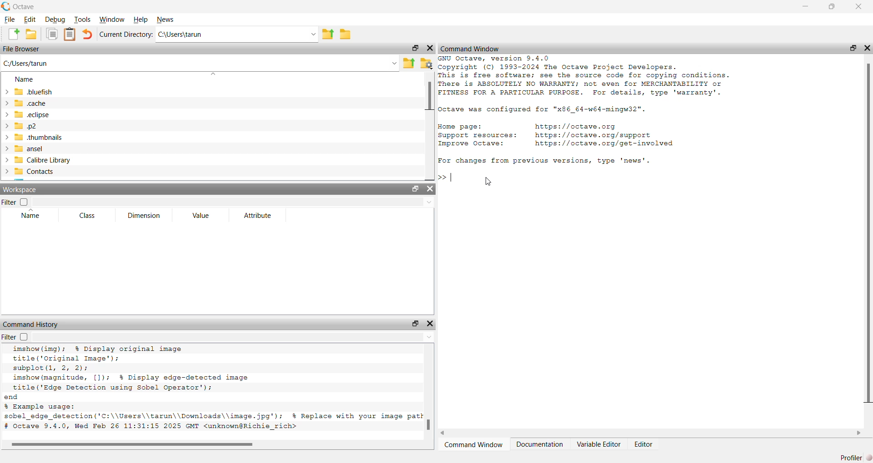 The height and width of the screenshot is (463, 873). What do you see at coordinates (24, 127) in the screenshot?
I see `p2` at bounding box center [24, 127].